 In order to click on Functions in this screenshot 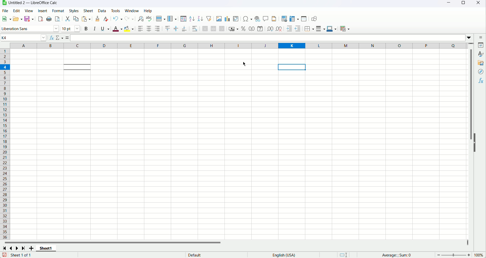, I will do `click(481, 80)`.